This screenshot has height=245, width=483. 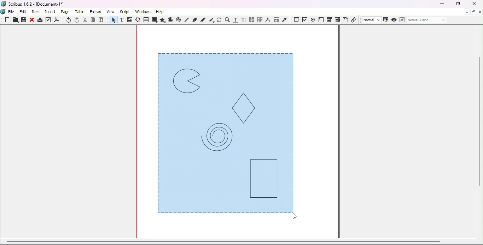 I want to click on PDF list box, so click(x=337, y=20).